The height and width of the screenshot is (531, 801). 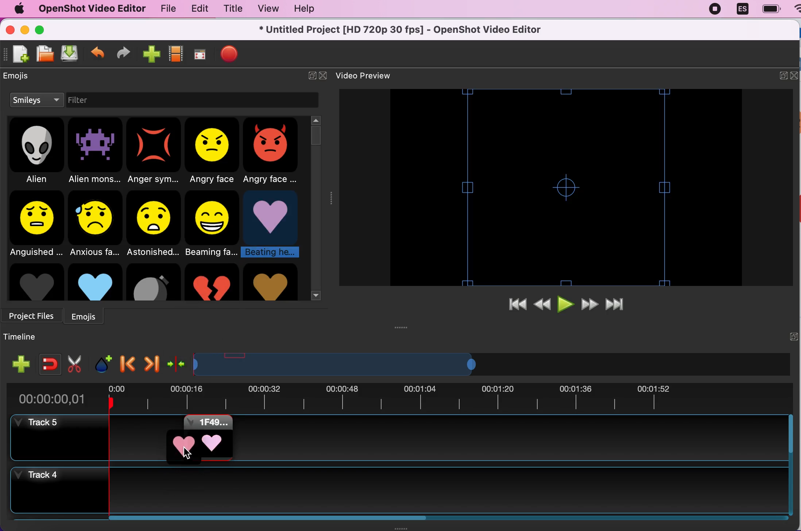 What do you see at coordinates (43, 55) in the screenshot?
I see `open file` at bounding box center [43, 55].